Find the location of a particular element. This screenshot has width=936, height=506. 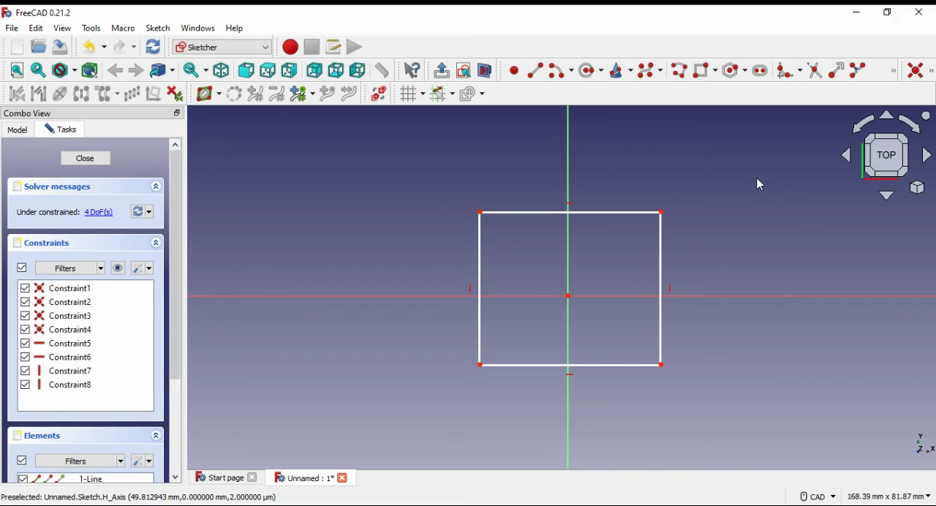

fit selection is located at coordinates (39, 70).